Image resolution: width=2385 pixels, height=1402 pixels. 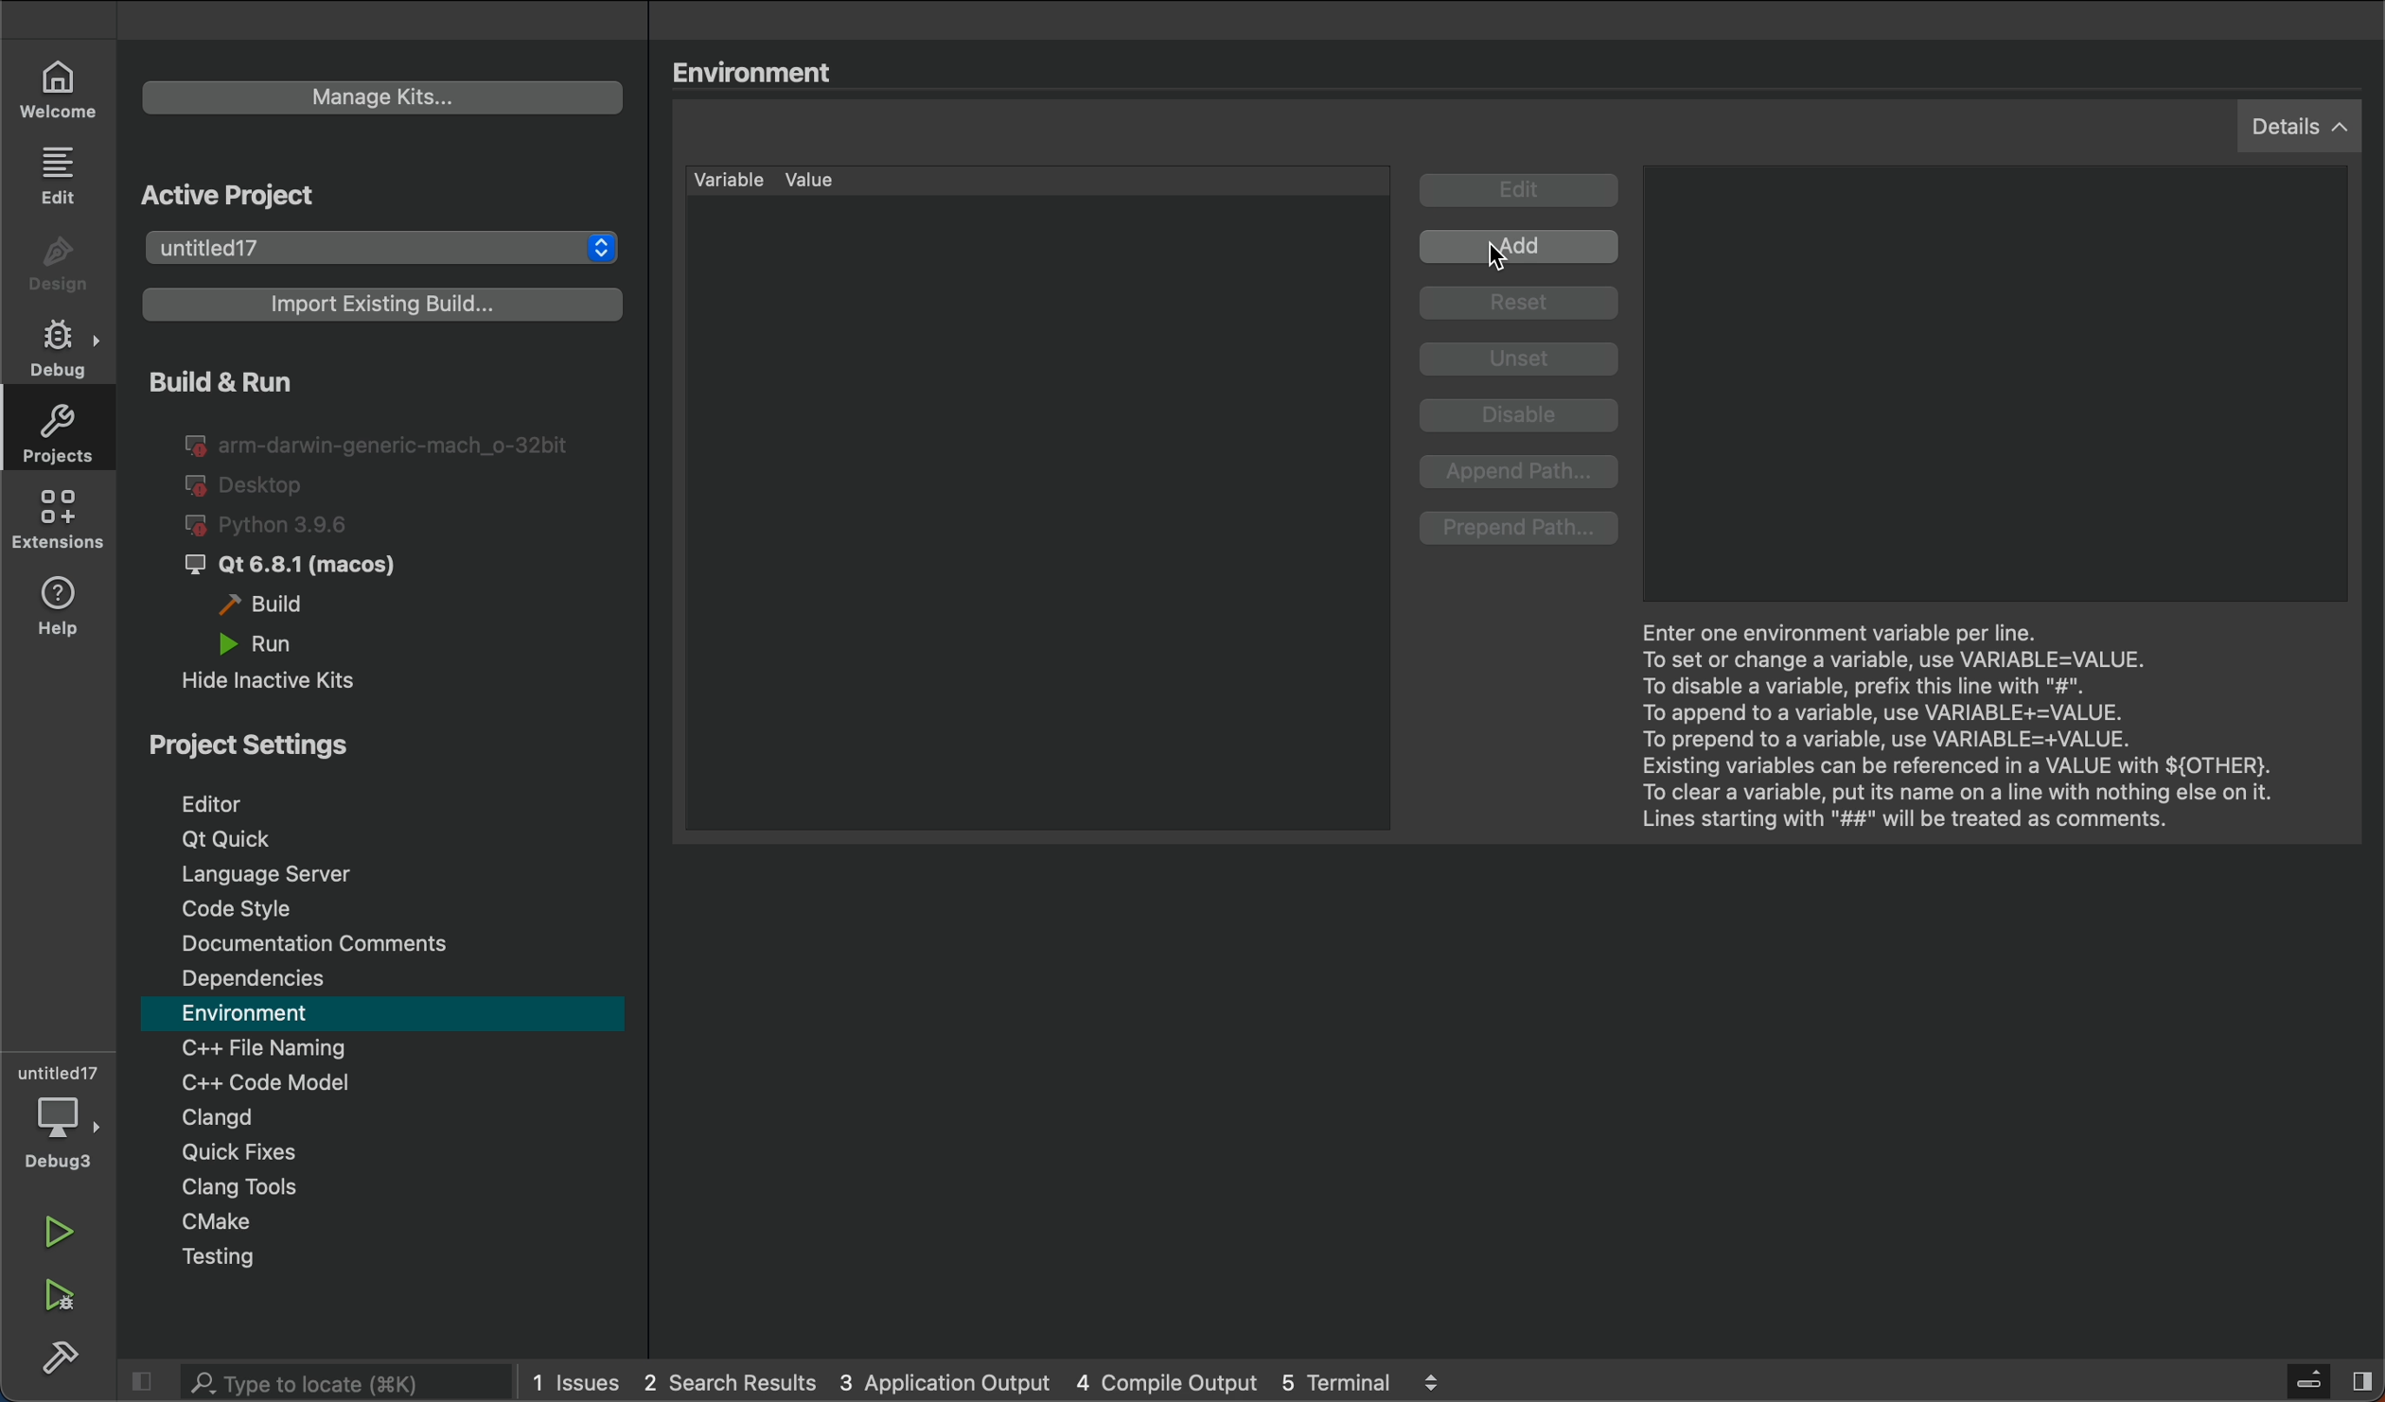 What do you see at coordinates (389, 905) in the screenshot?
I see `code style` at bounding box center [389, 905].